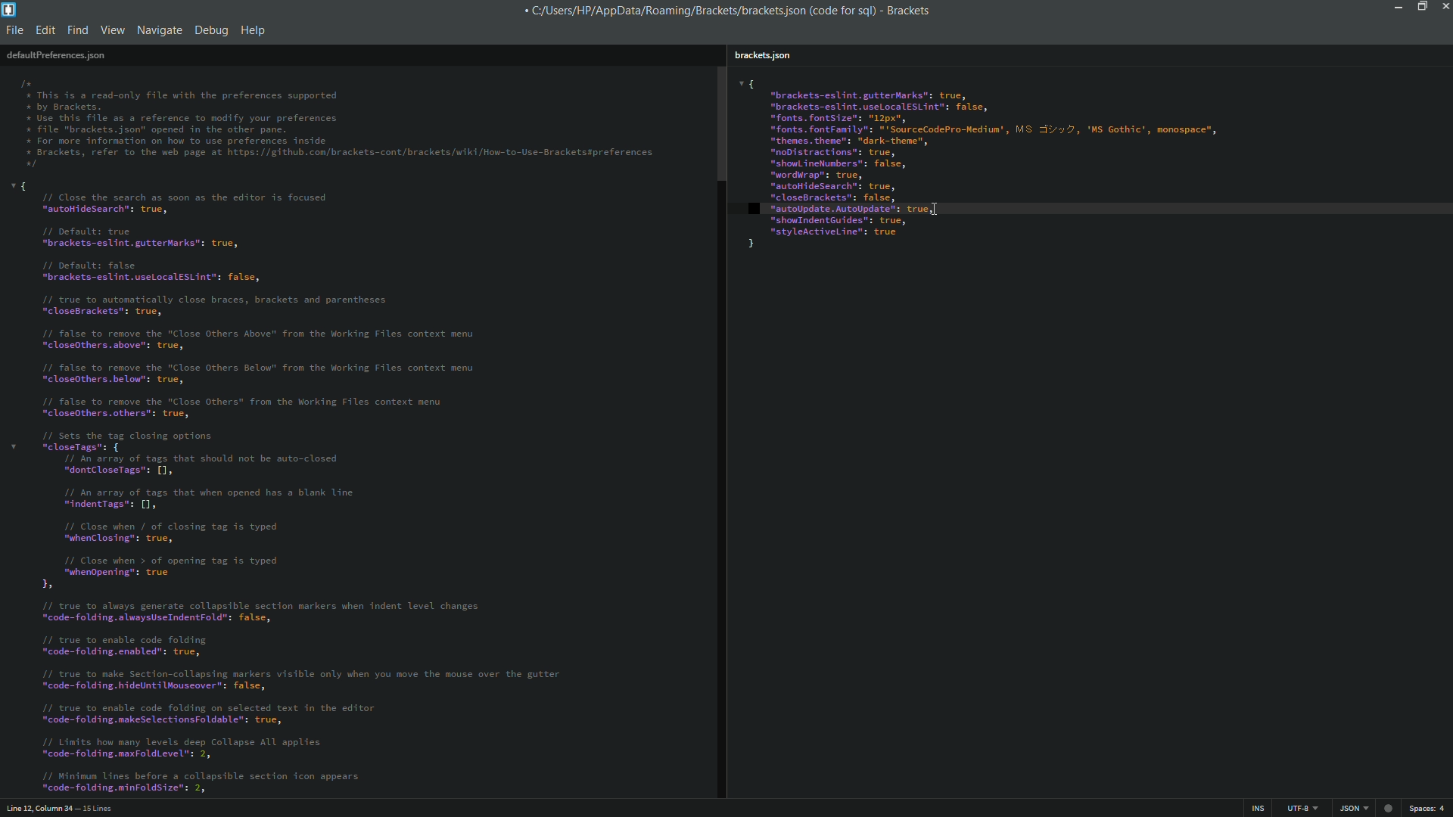 The width and height of the screenshot is (1453, 817). What do you see at coordinates (767, 53) in the screenshot?
I see `brackets.json` at bounding box center [767, 53].